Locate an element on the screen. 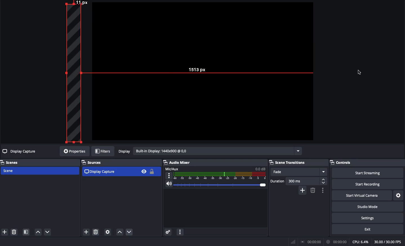 The height and width of the screenshot is (246, 405). Up is located at coordinates (119, 232).